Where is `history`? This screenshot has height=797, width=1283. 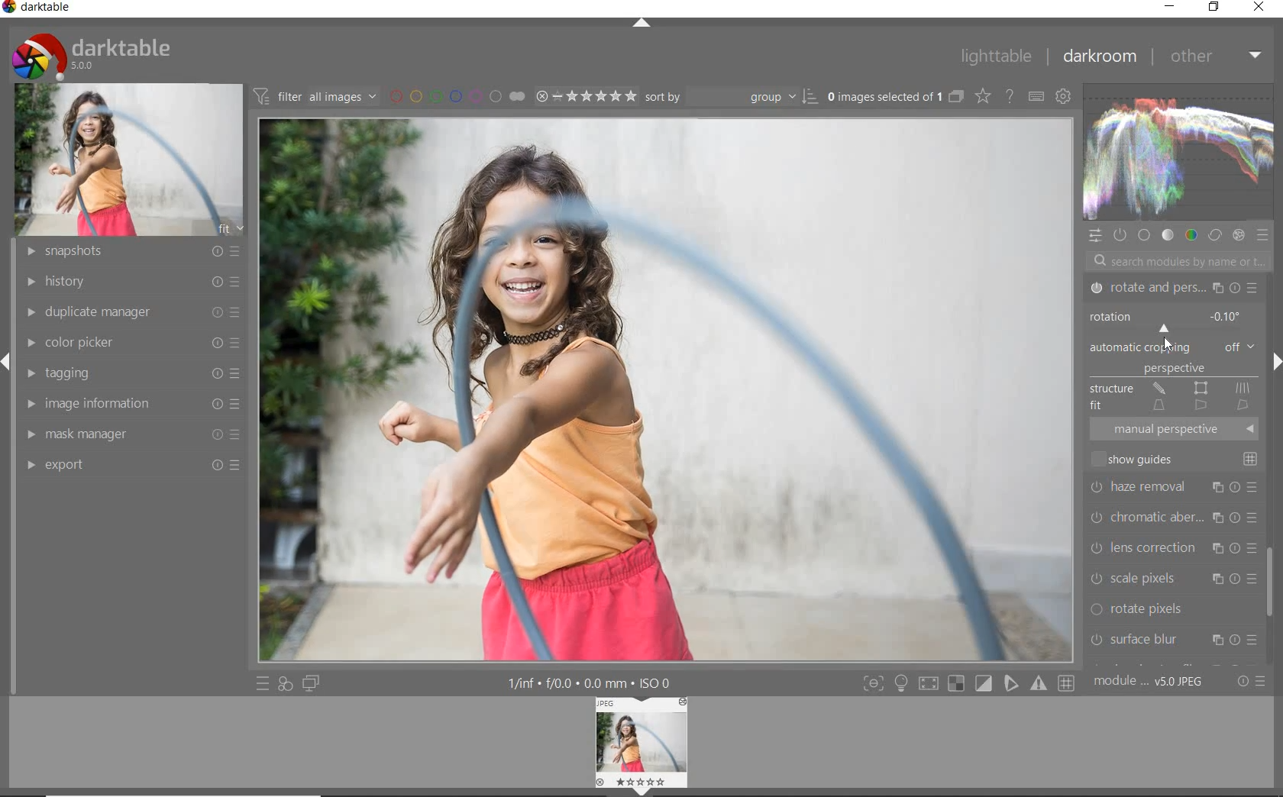
history is located at coordinates (134, 281).